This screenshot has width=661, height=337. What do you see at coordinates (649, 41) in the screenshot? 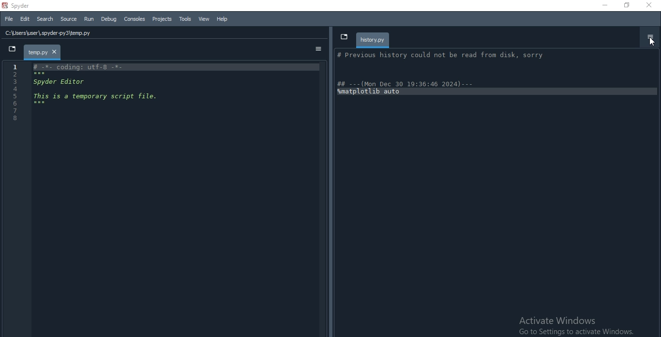
I see `Cursor options` at bounding box center [649, 41].